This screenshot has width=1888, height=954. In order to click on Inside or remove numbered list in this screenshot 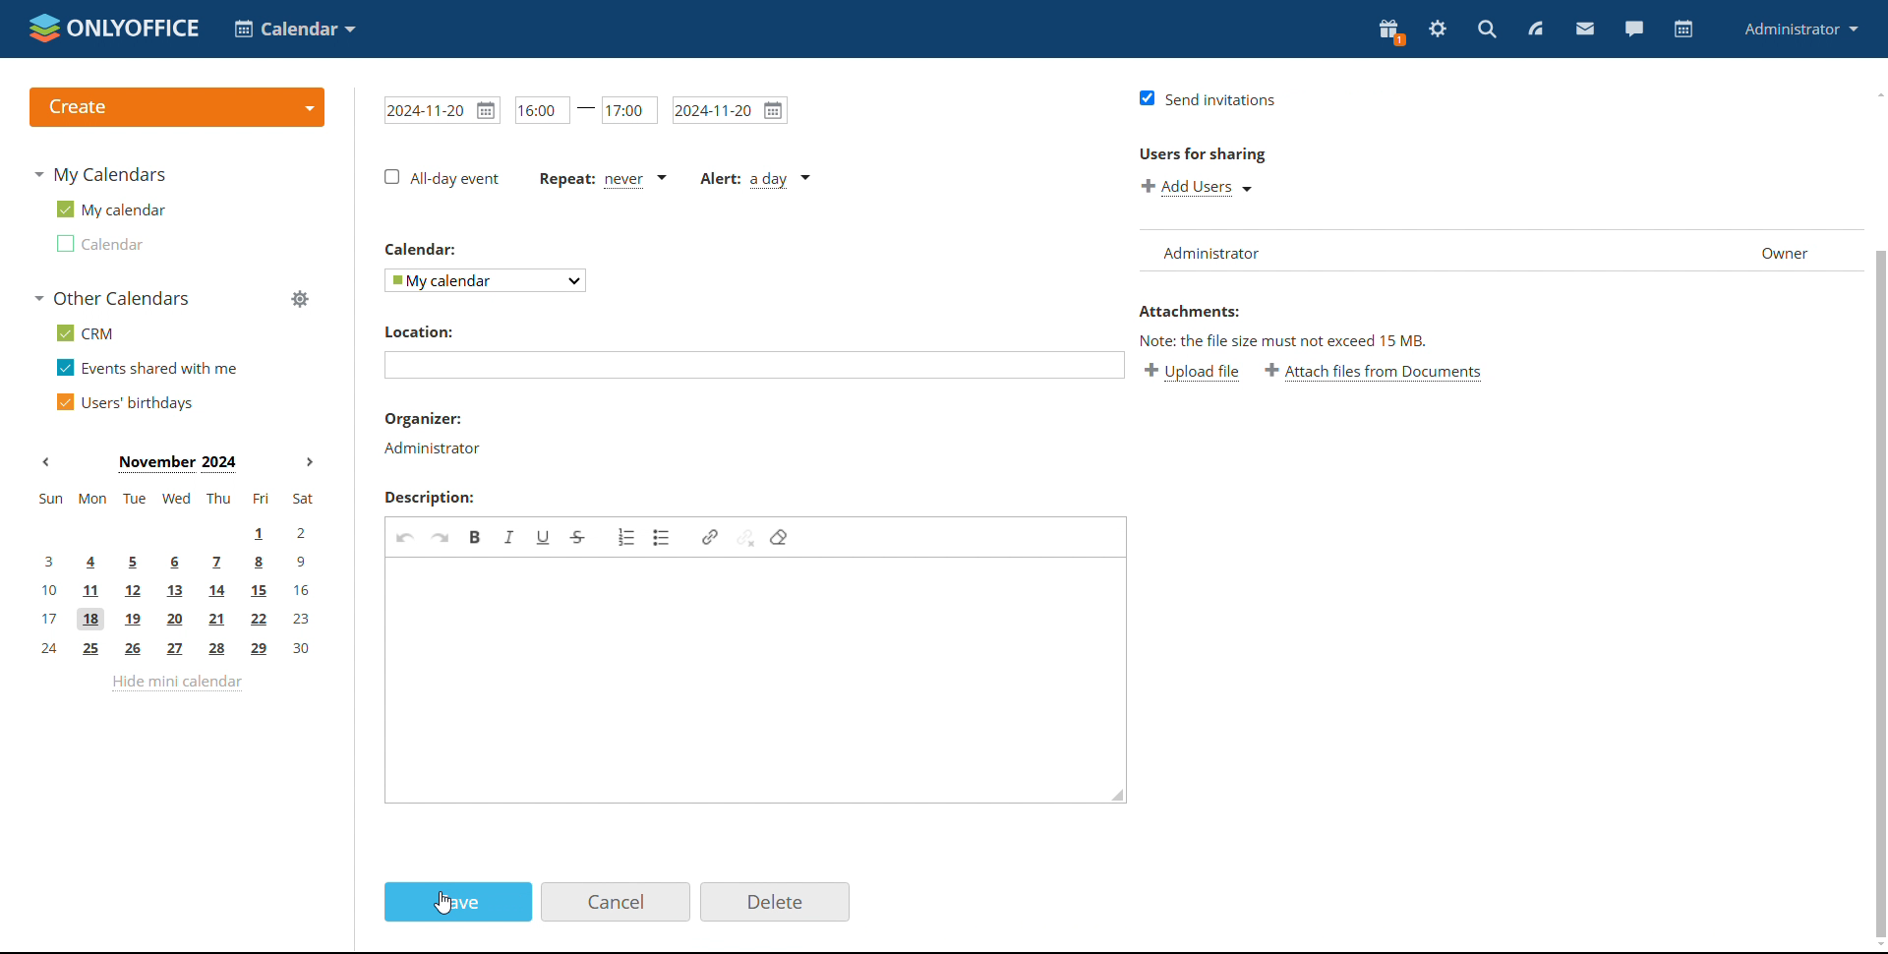, I will do `click(627, 537)`.